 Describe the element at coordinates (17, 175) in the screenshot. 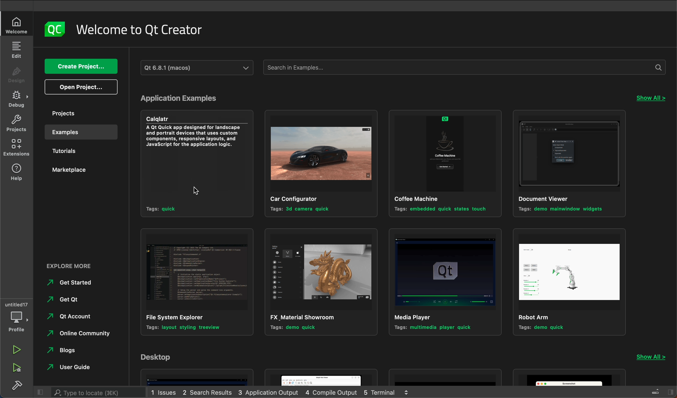

I see `help` at that location.